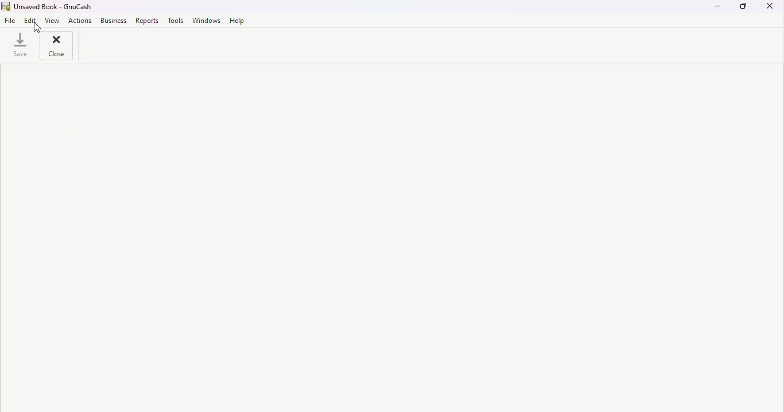  What do you see at coordinates (205, 20) in the screenshot?
I see `Windows` at bounding box center [205, 20].